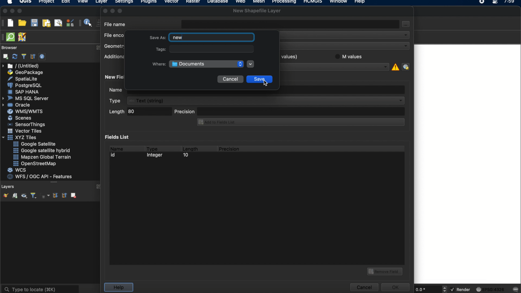 This screenshot has height=293, width=521. What do you see at coordinates (217, 2) in the screenshot?
I see `database` at bounding box center [217, 2].